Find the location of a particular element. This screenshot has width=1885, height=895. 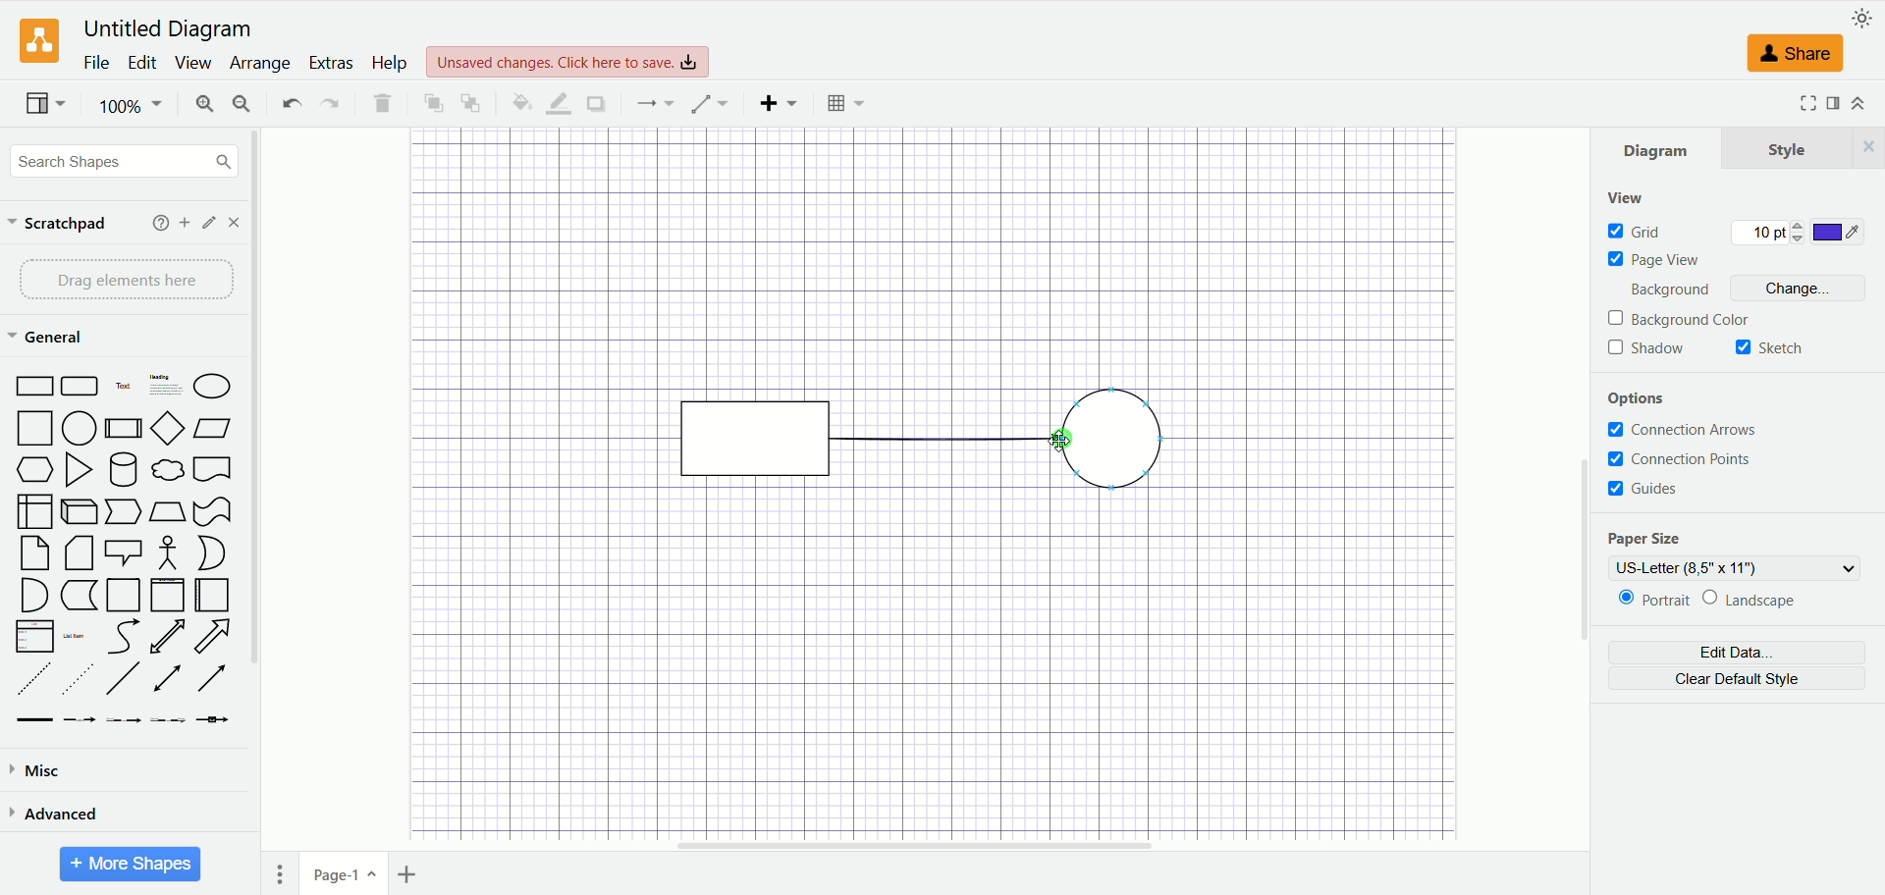

search shapes is located at coordinates (121, 161).